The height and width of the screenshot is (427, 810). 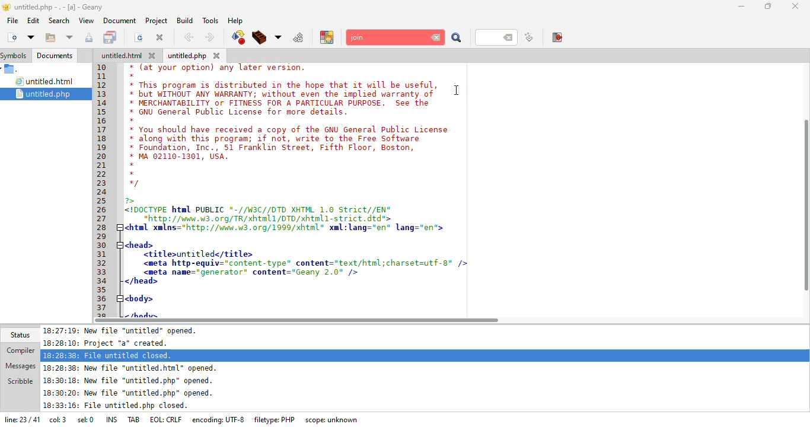 I want to click on untitled.php-.-[a]-Geany, so click(x=55, y=7).